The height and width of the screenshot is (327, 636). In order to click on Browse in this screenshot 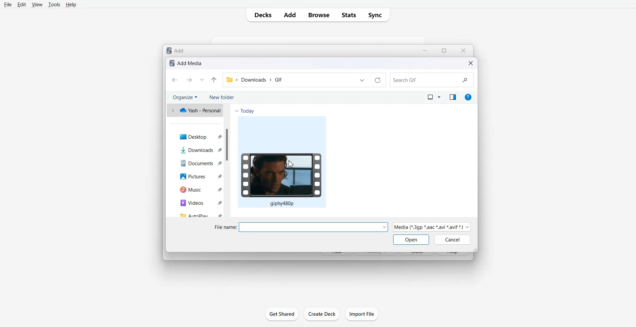, I will do `click(318, 15)`.